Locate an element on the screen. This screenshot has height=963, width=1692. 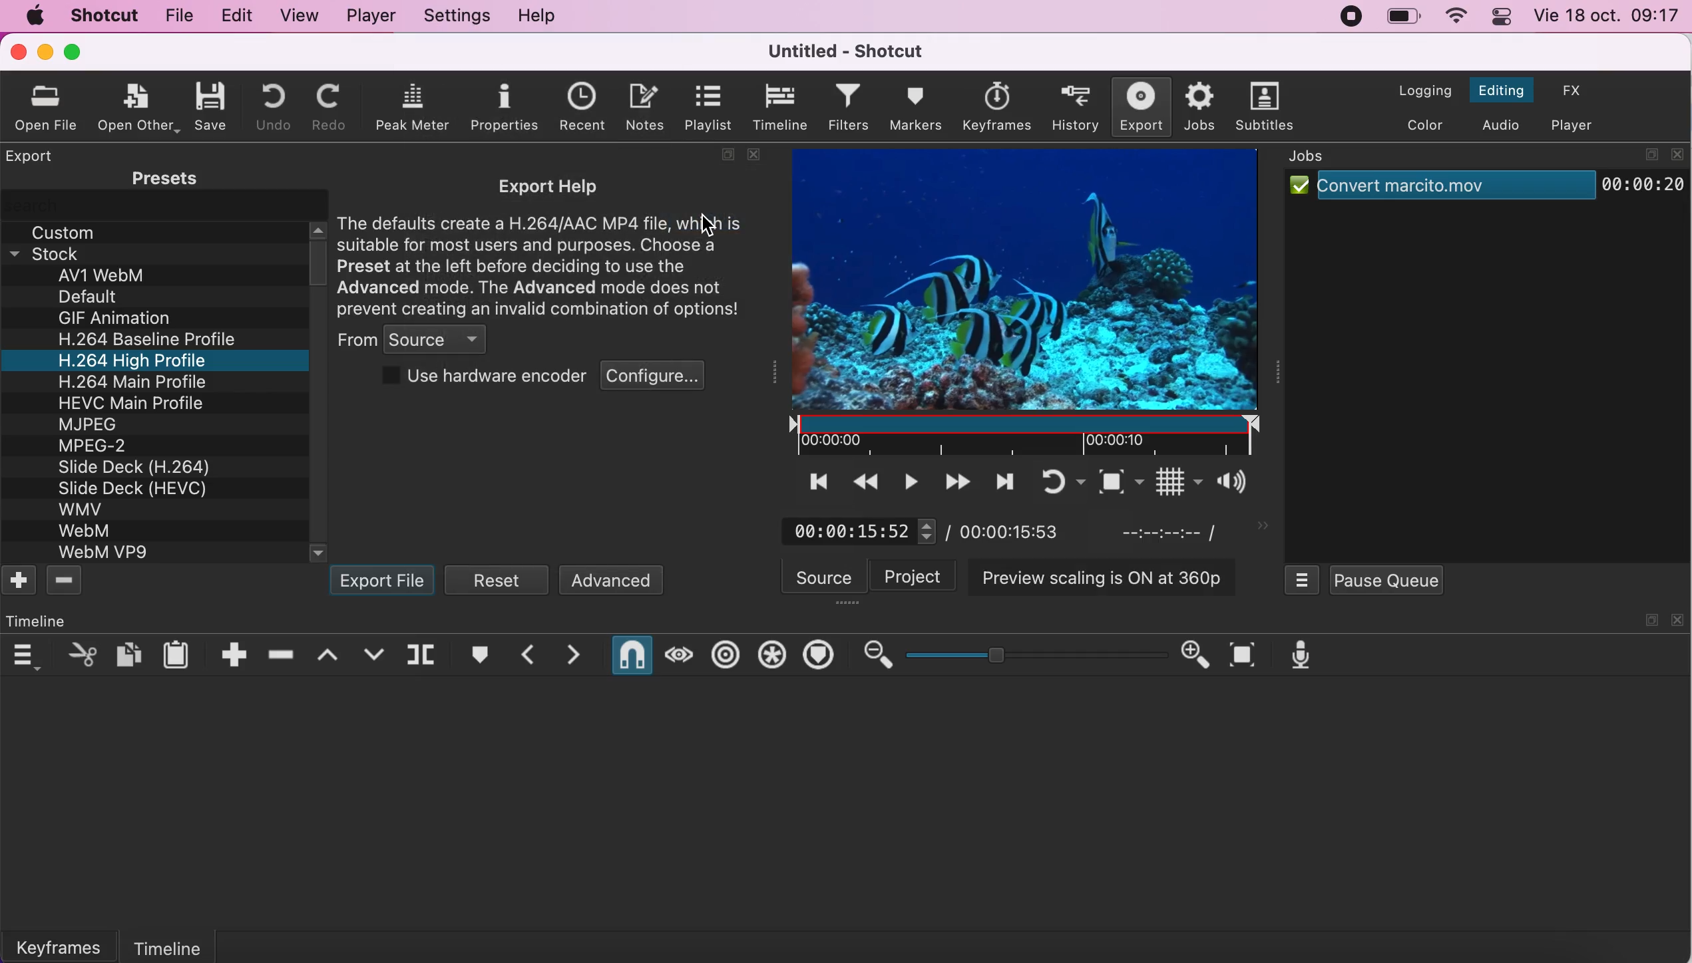
subtitles is located at coordinates (1265, 106).